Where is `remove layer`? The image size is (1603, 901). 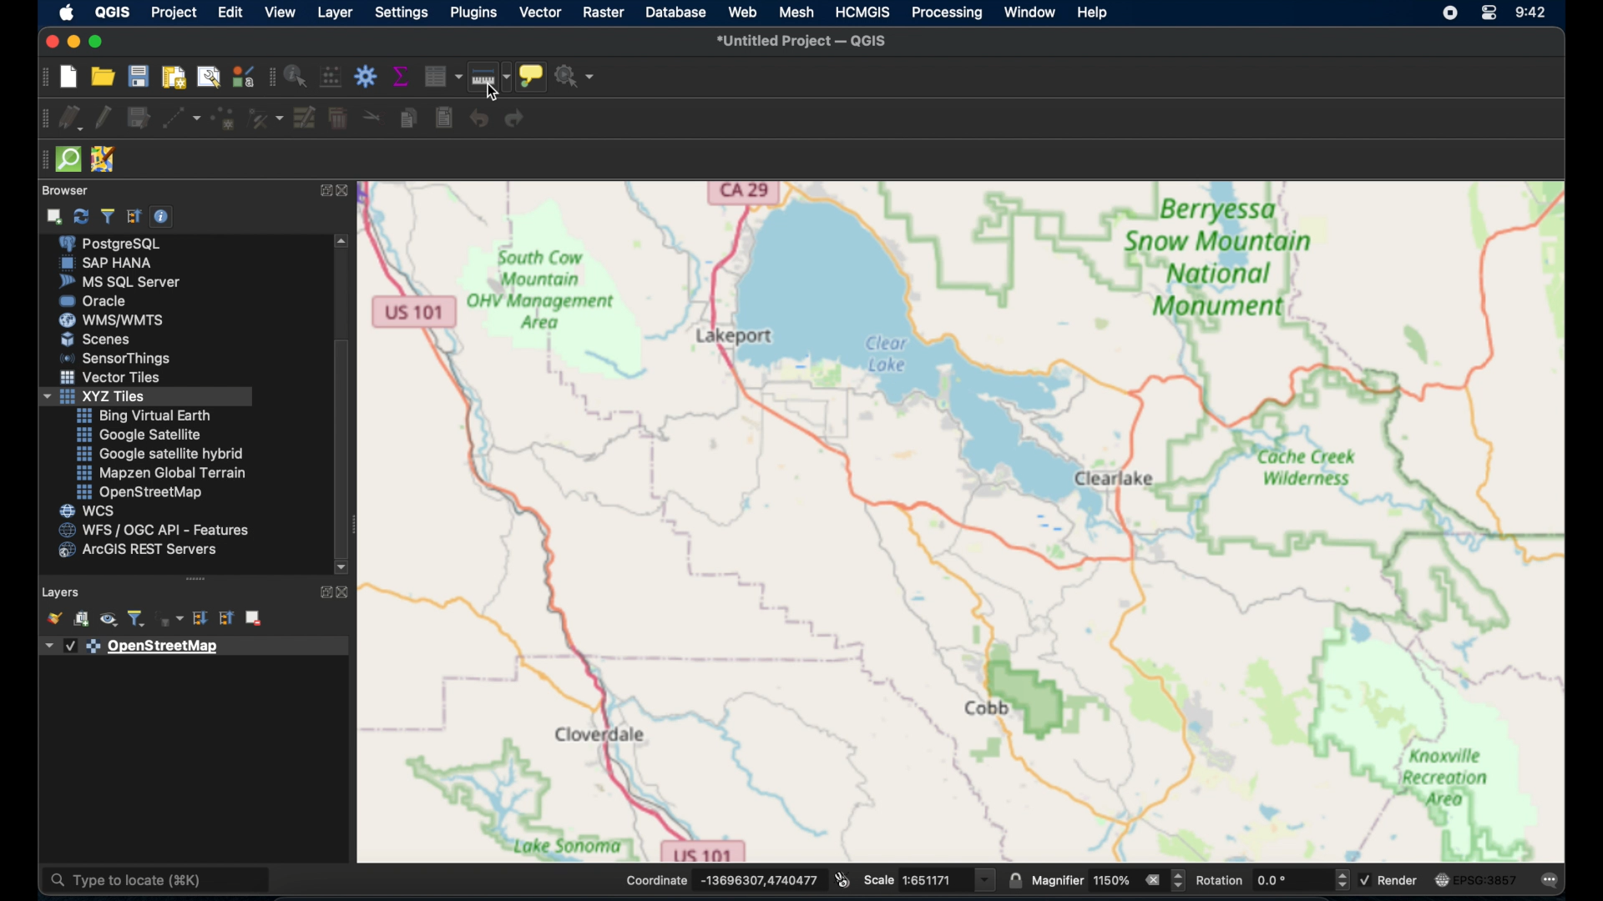 remove layer is located at coordinates (253, 617).